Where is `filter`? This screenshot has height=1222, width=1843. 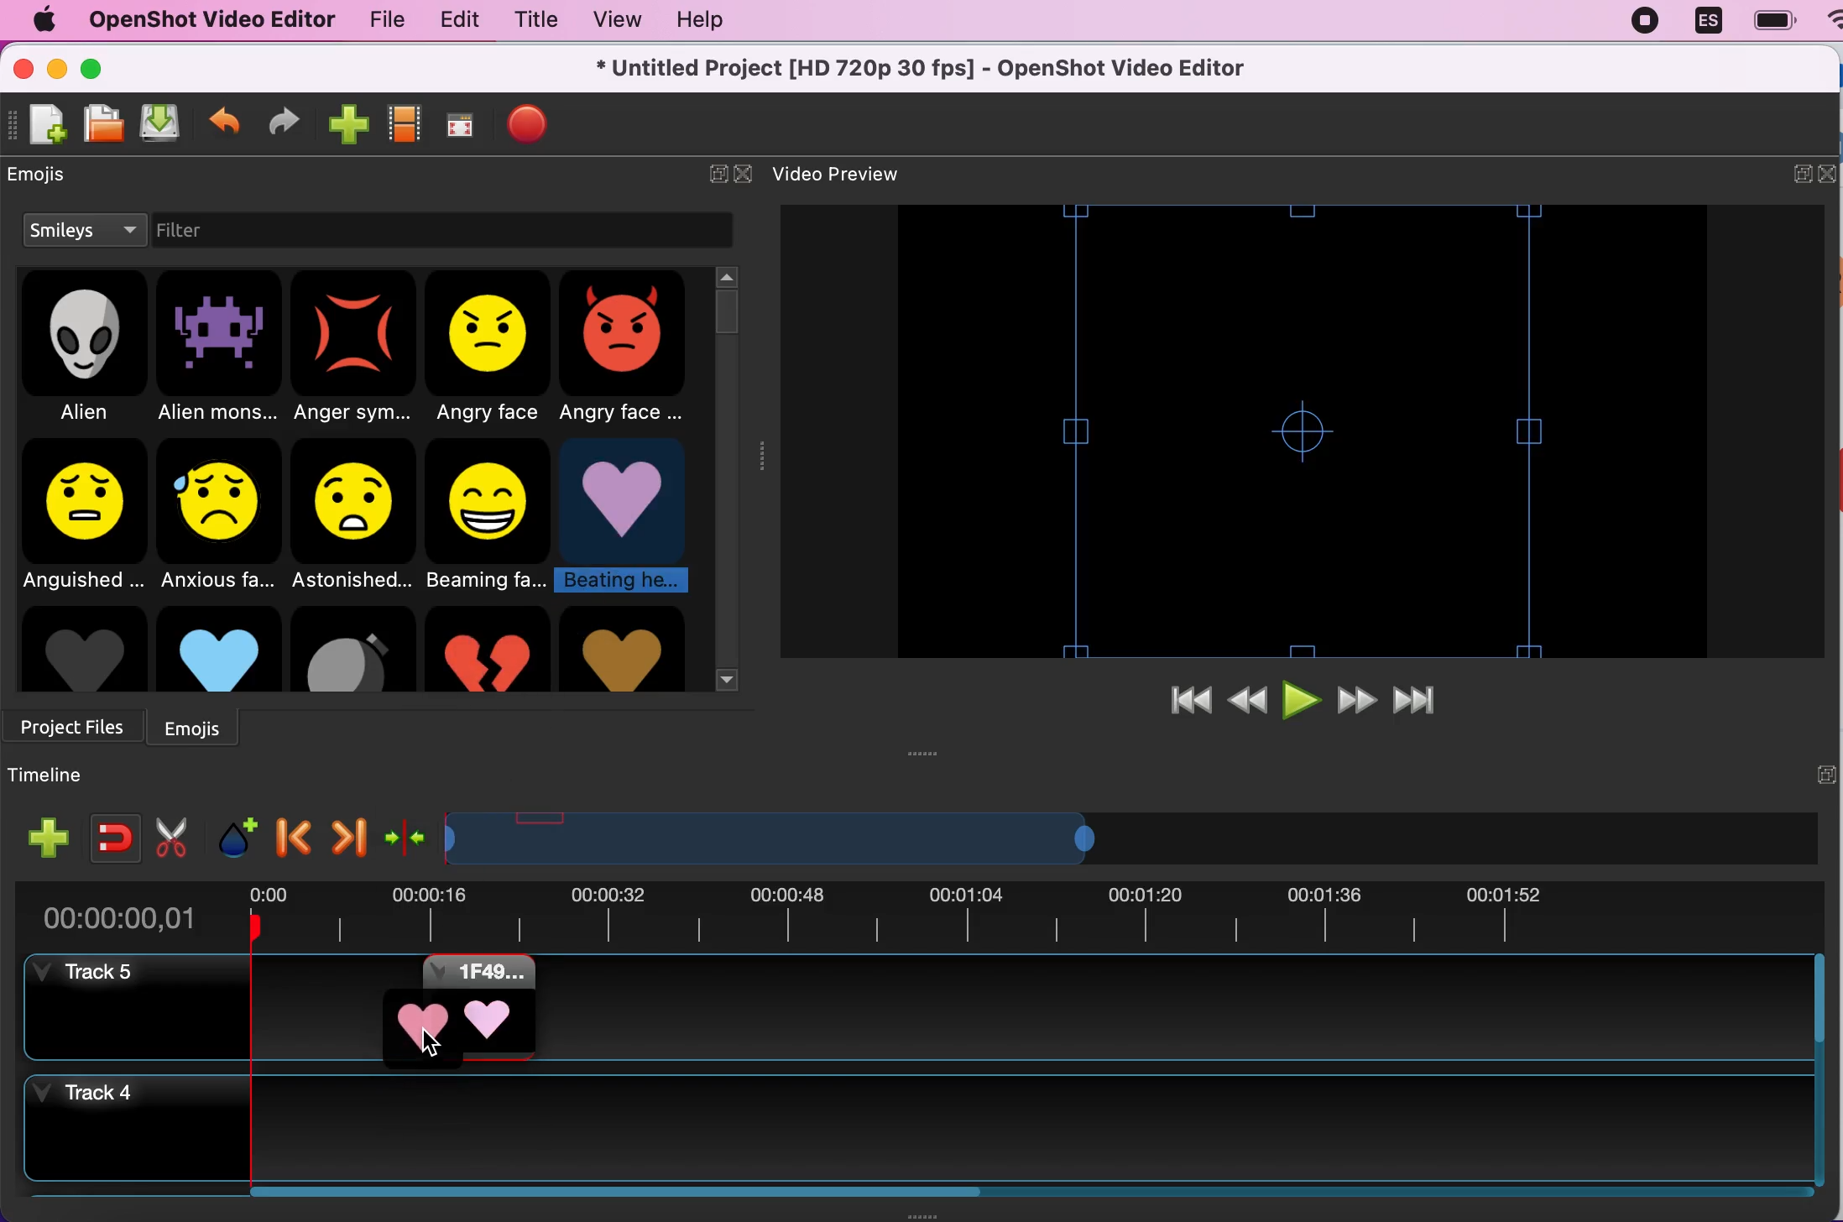
filter is located at coordinates (217, 232).